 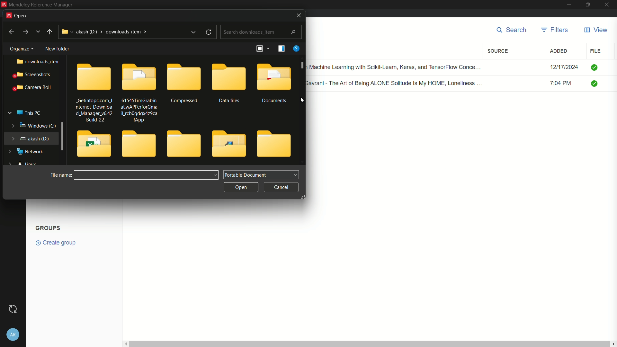 What do you see at coordinates (596, 84) in the screenshot?
I see `check` at bounding box center [596, 84].